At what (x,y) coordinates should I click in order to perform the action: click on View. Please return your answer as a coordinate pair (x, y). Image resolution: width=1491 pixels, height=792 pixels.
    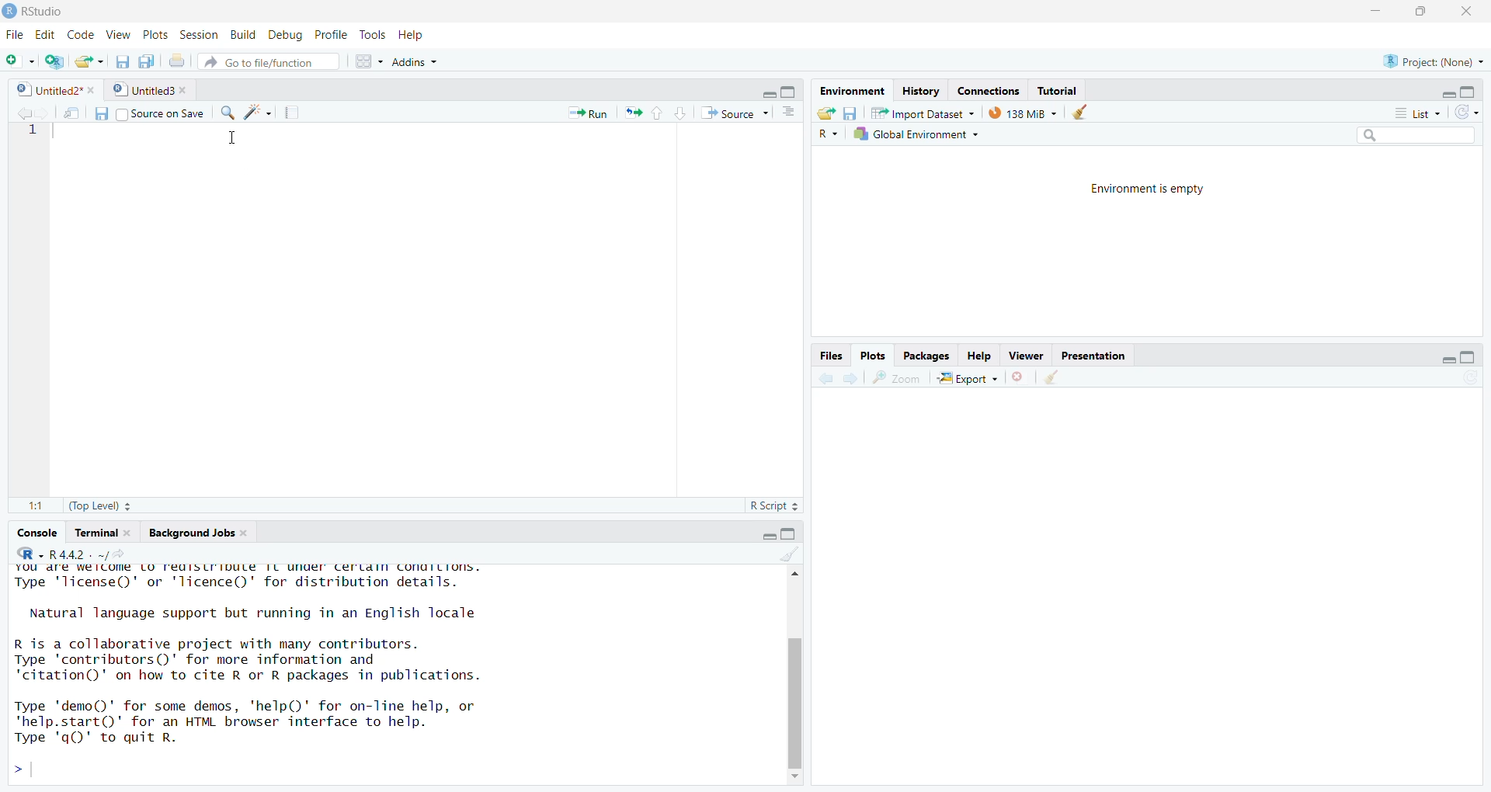
    Looking at the image, I should click on (118, 34).